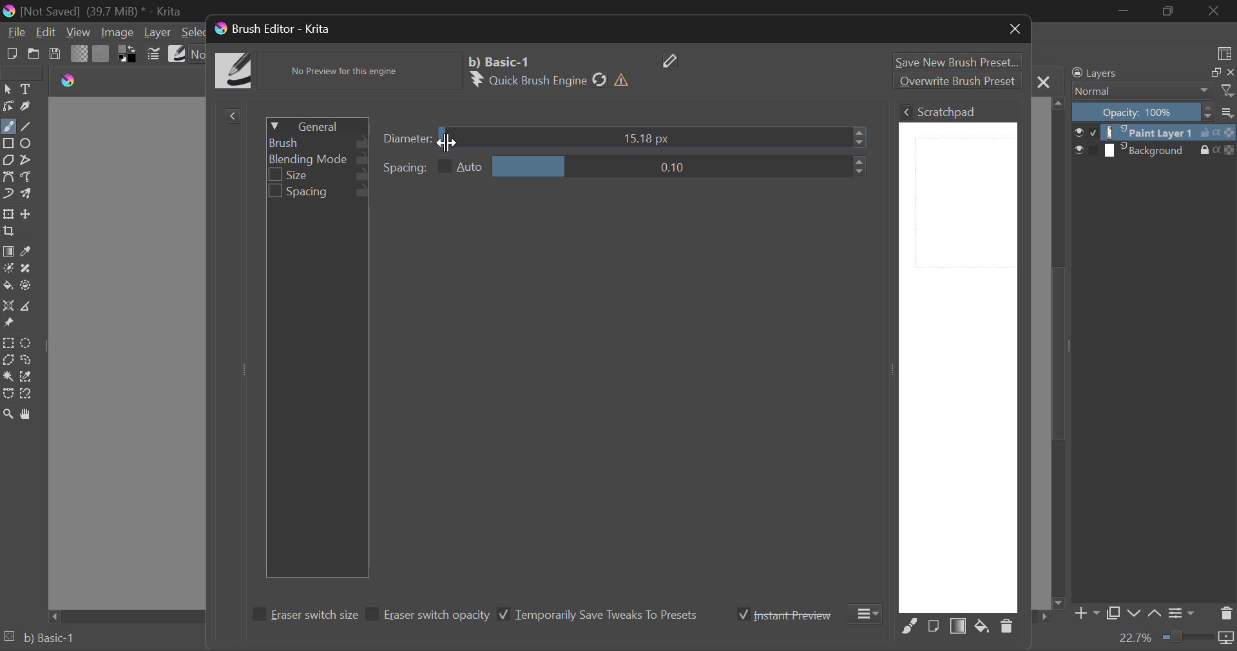 This screenshot has height=651, width=1237. What do you see at coordinates (28, 195) in the screenshot?
I see `Multibrush Tool` at bounding box center [28, 195].